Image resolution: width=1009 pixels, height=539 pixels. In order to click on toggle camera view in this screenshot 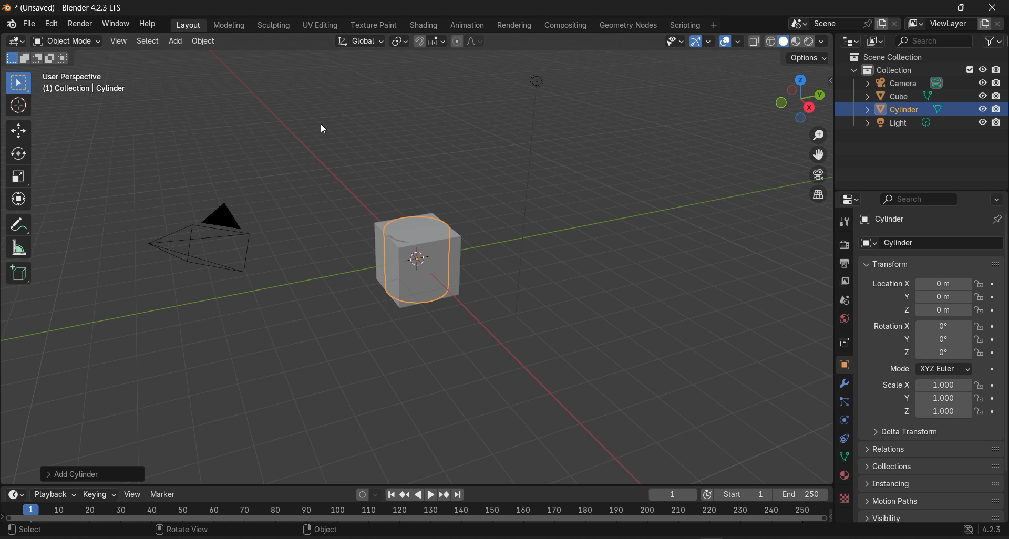, I will do `click(821, 175)`.